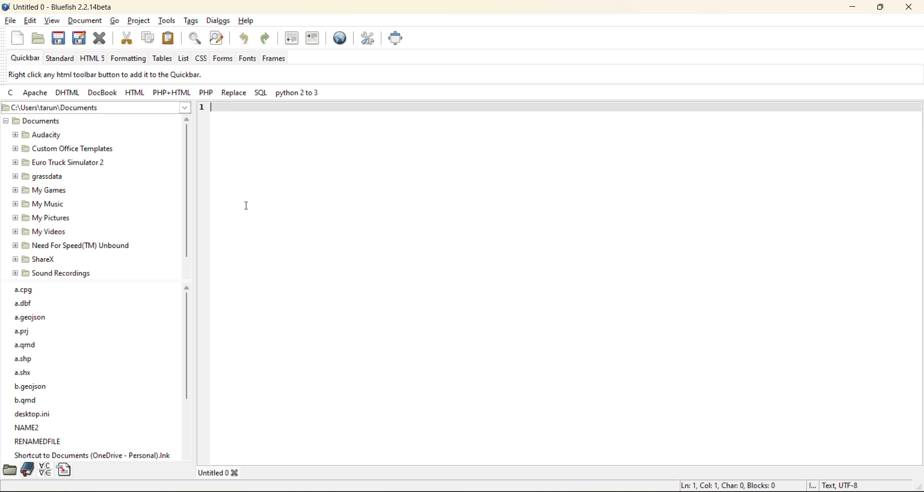  I want to click on maximize, so click(879, 7).